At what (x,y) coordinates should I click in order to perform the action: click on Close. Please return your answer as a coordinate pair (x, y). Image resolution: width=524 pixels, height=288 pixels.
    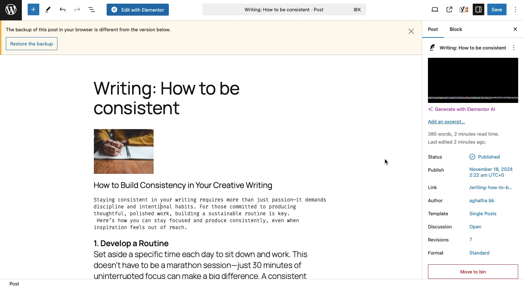
    Looking at the image, I should click on (514, 29).